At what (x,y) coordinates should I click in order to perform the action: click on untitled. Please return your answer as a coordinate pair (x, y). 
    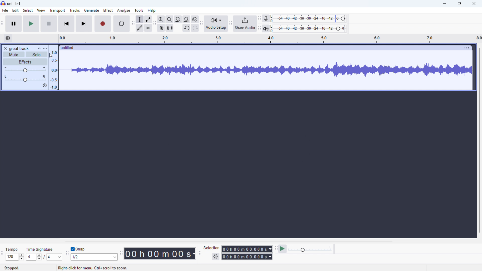
    Looking at the image, I should click on (14, 4).